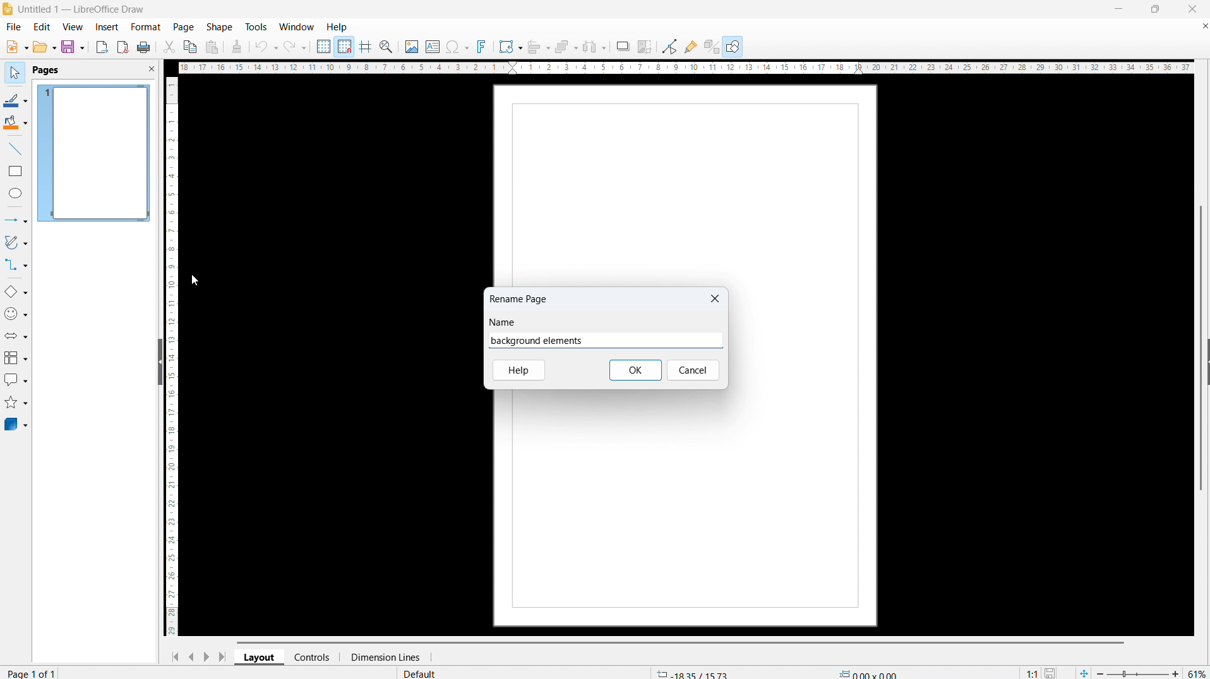  What do you see at coordinates (123, 47) in the screenshot?
I see `export as pdf` at bounding box center [123, 47].